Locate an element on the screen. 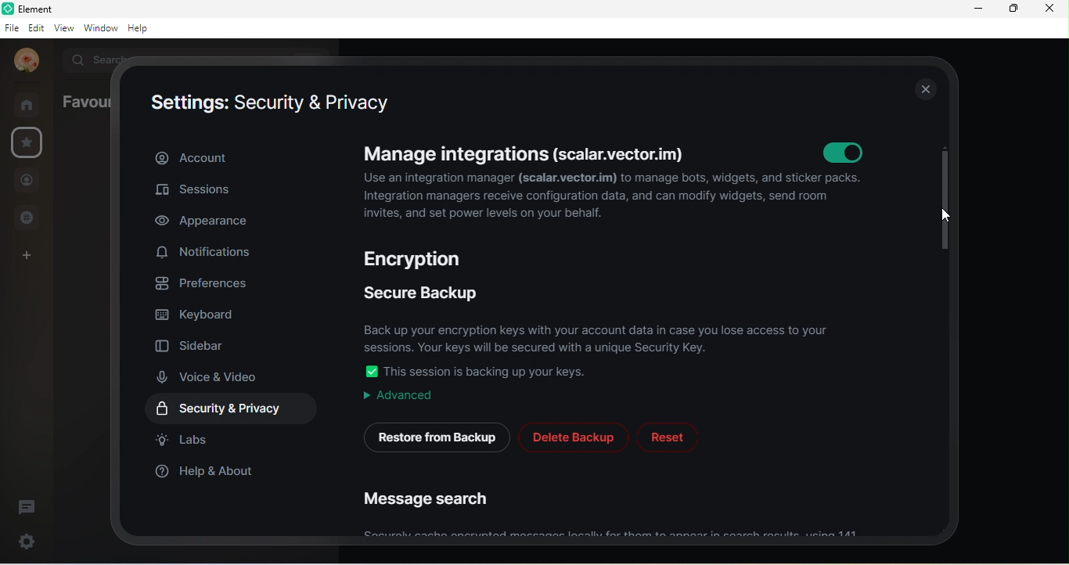 This screenshot has width=1069, height=565. security and privacy is located at coordinates (236, 408).